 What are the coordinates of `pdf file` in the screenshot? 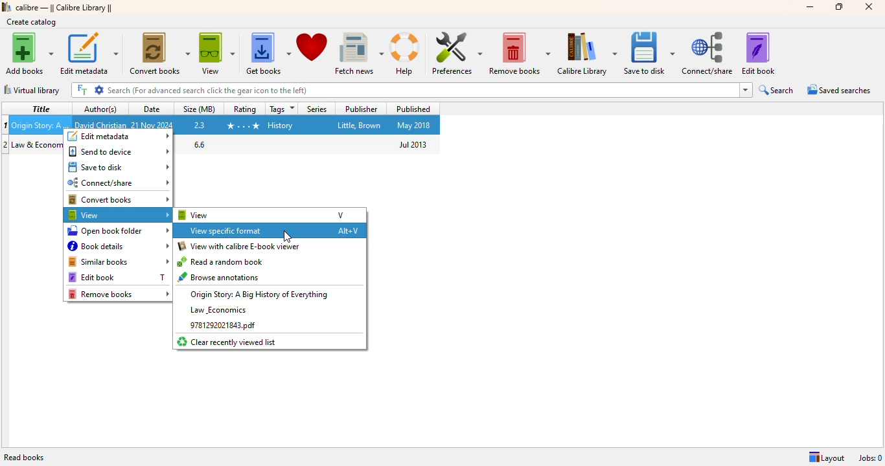 It's located at (222, 326).